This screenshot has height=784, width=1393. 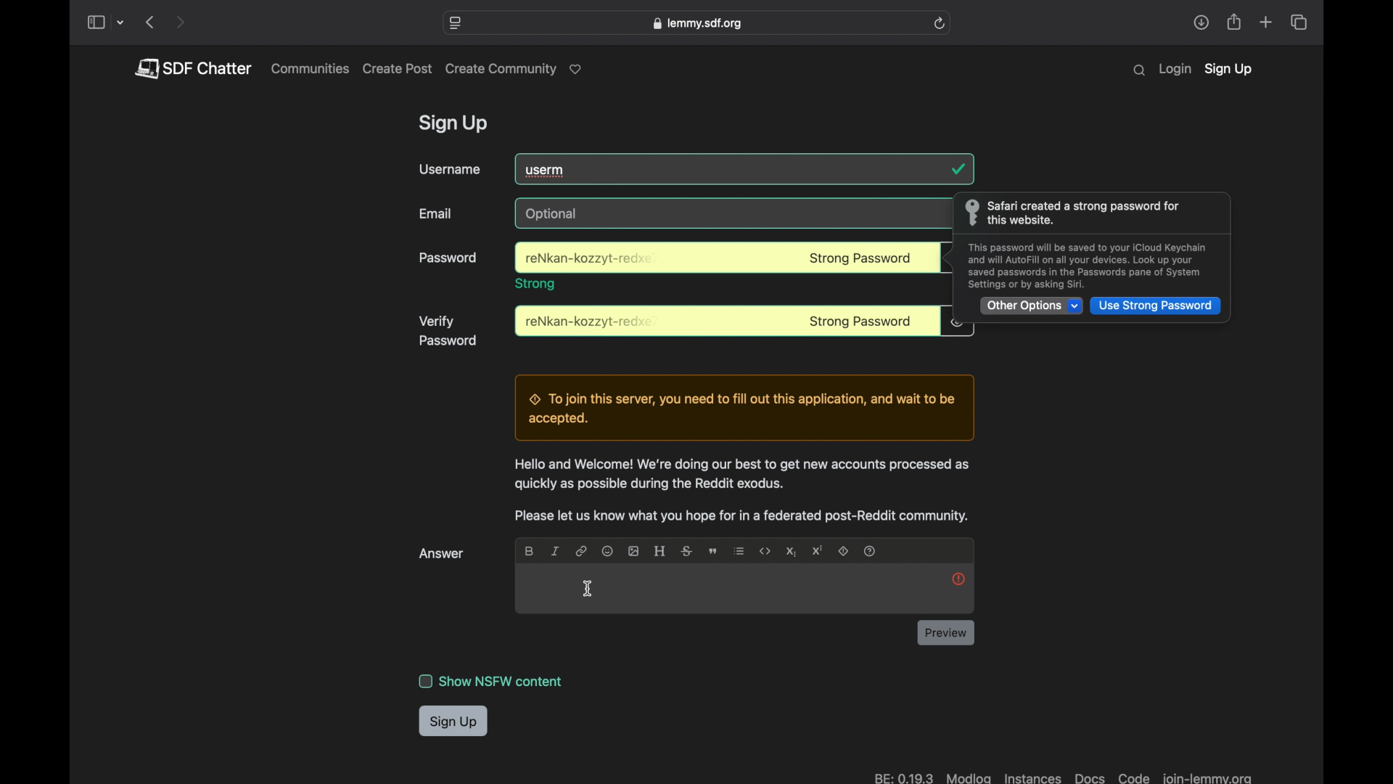 I want to click on superscript, so click(x=817, y=550).